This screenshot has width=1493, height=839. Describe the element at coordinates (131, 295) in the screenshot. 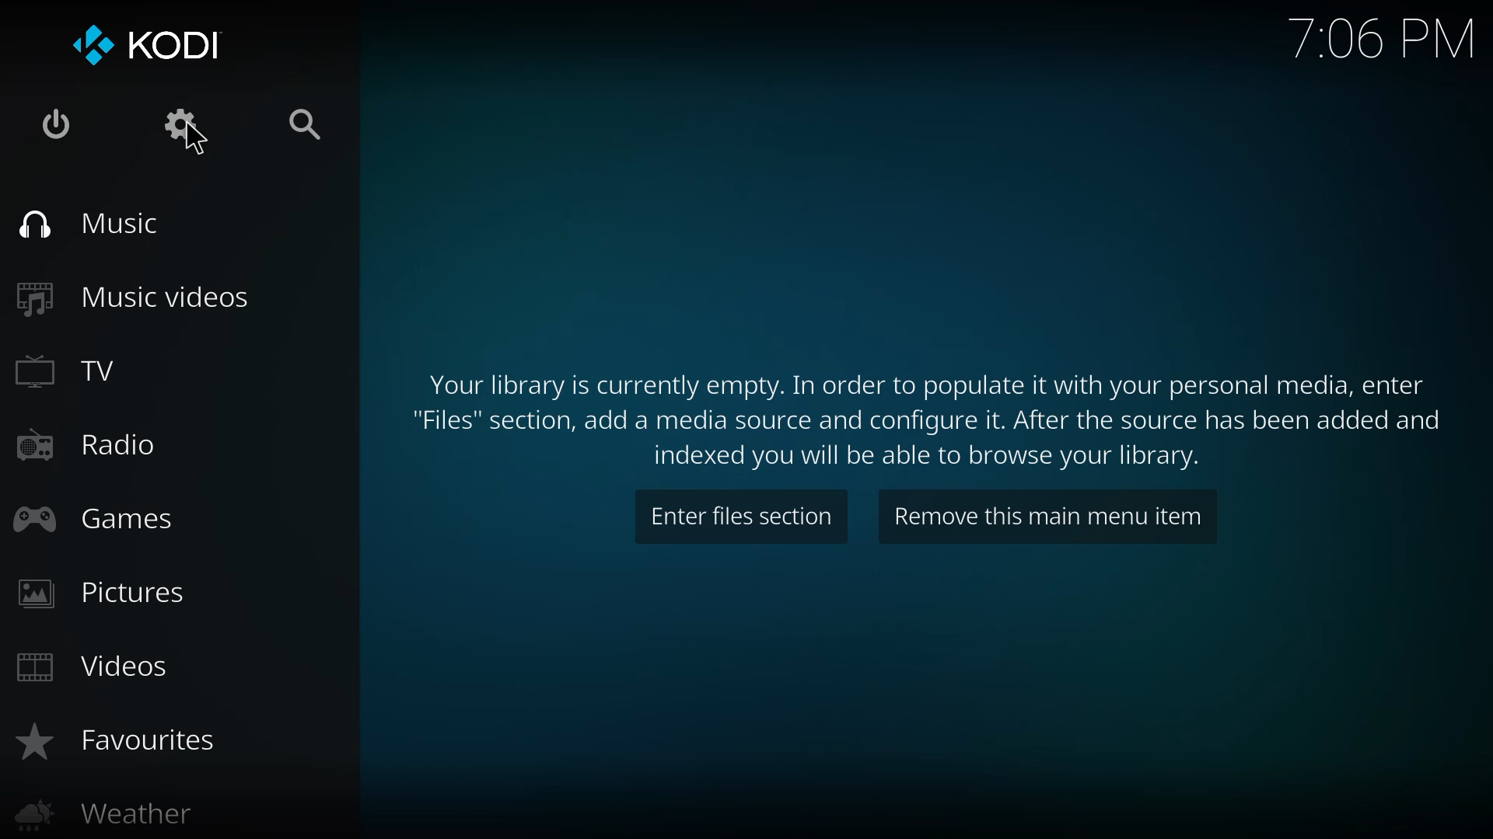

I see `music videos` at that location.